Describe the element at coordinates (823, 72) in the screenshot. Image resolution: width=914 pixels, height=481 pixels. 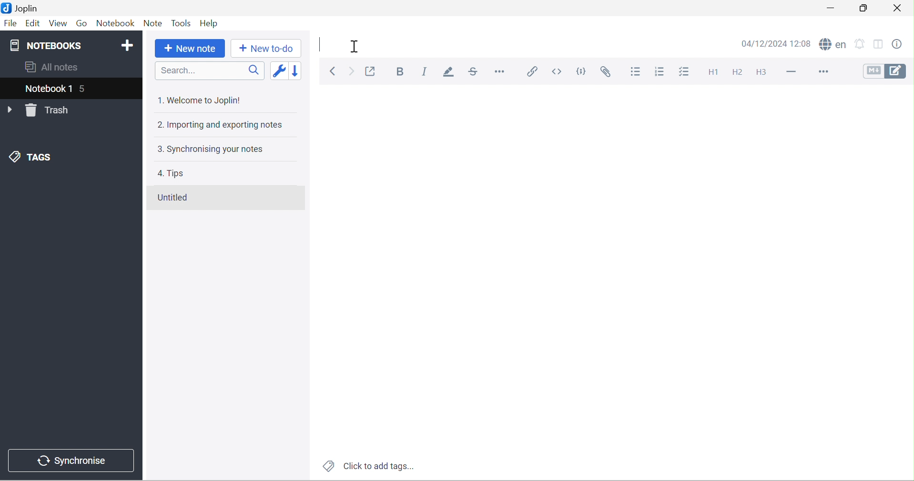
I see `More` at that location.